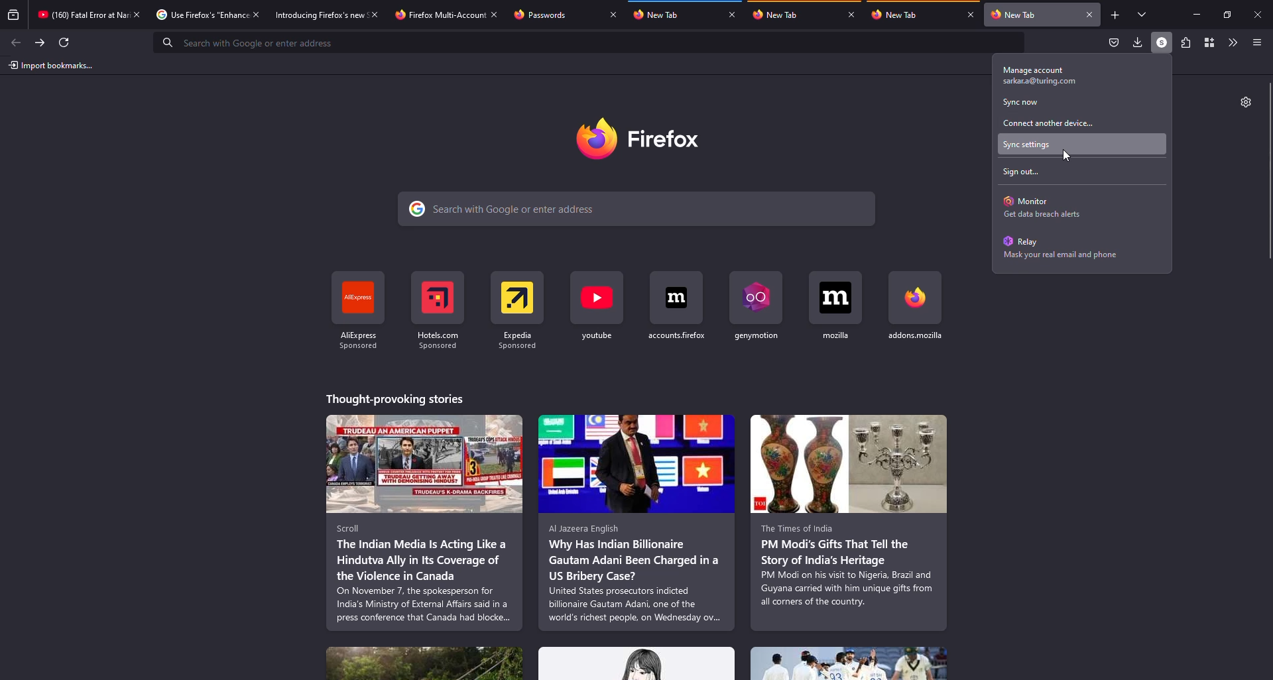 The height and width of the screenshot is (680, 1273). I want to click on shortcut, so click(358, 308).